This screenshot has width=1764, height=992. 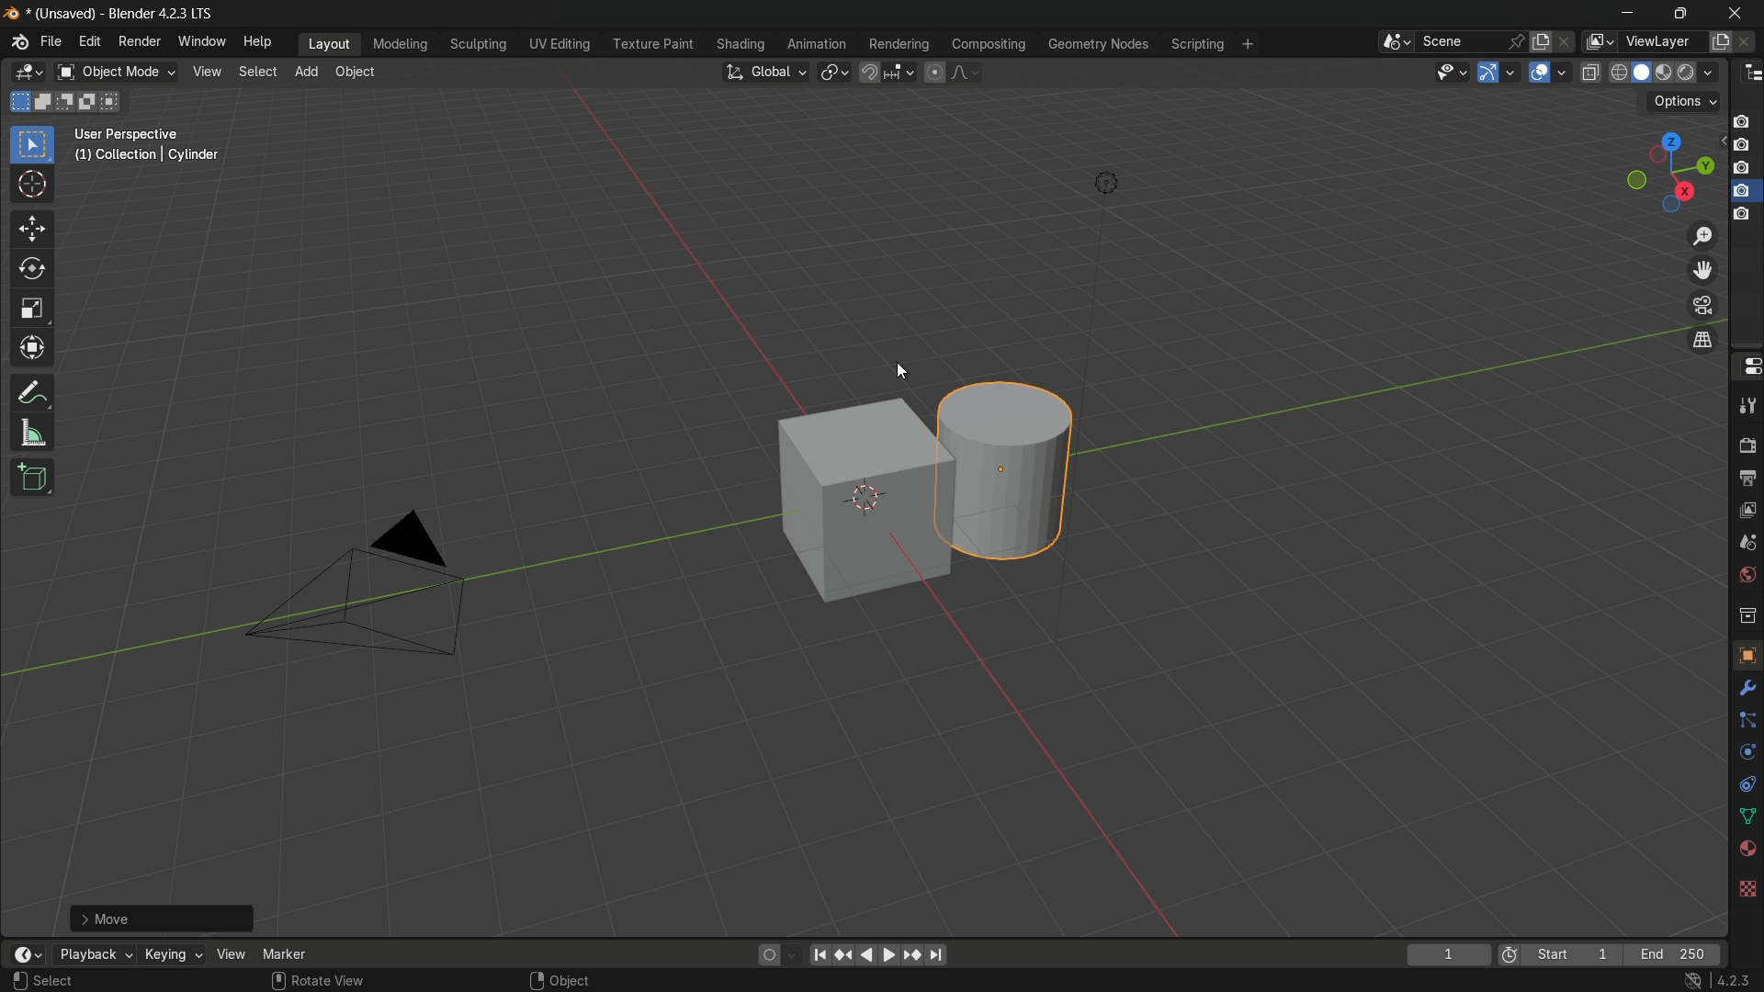 What do you see at coordinates (1744, 147) in the screenshot?
I see `capture` at bounding box center [1744, 147].